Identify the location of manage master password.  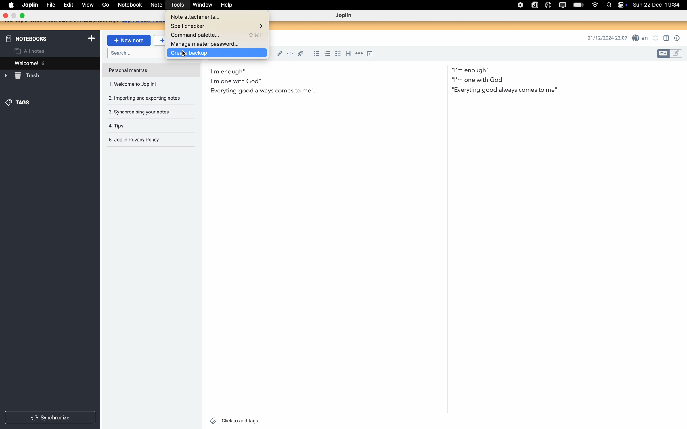
(206, 44).